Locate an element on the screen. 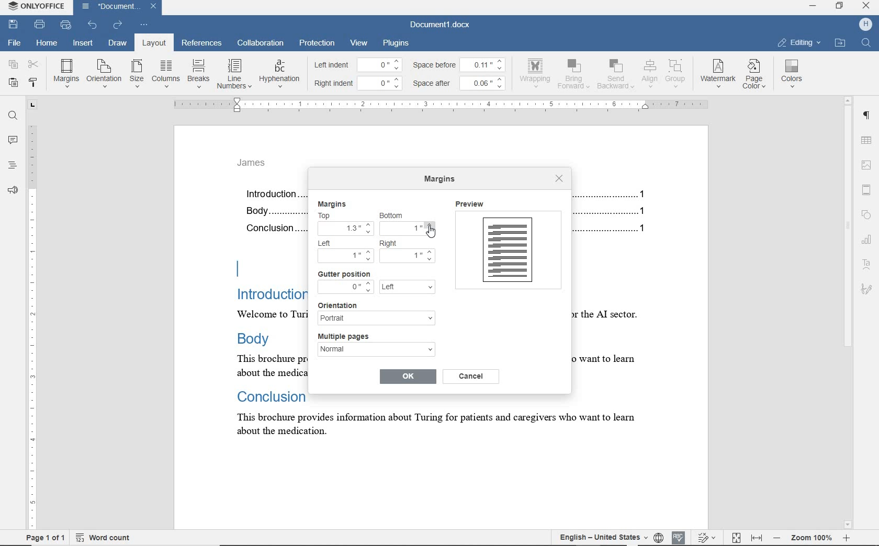  profile is located at coordinates (858, 25).